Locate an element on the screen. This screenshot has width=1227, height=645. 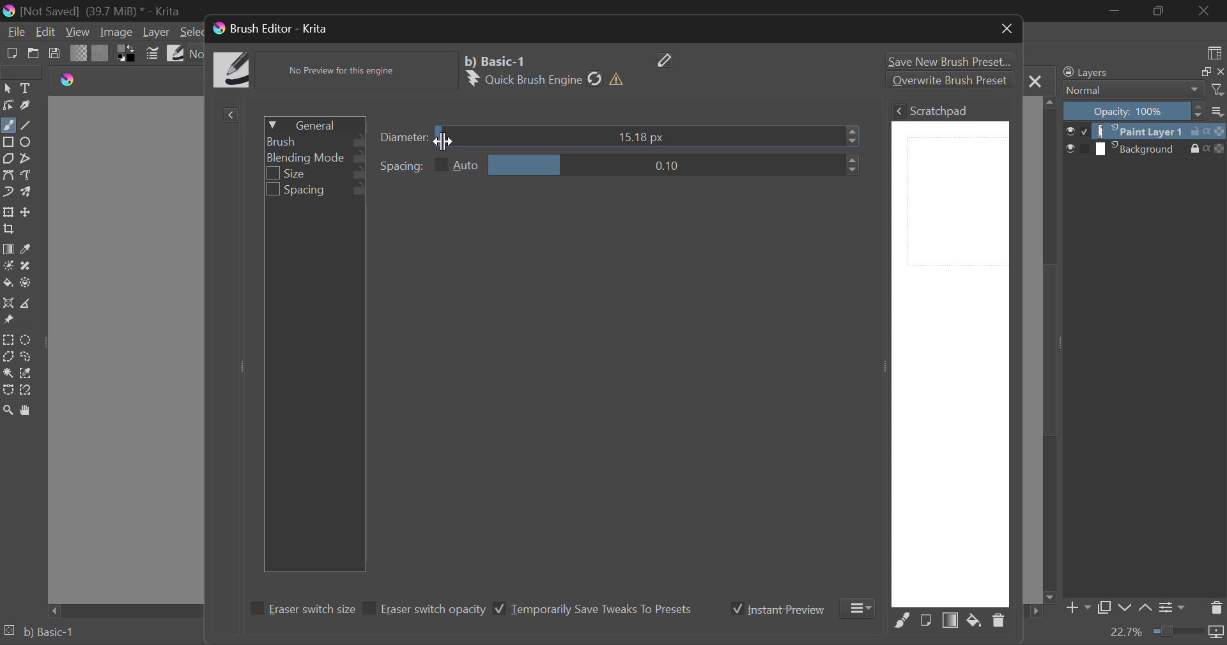
Zoom is located at coordinates (8, 409).